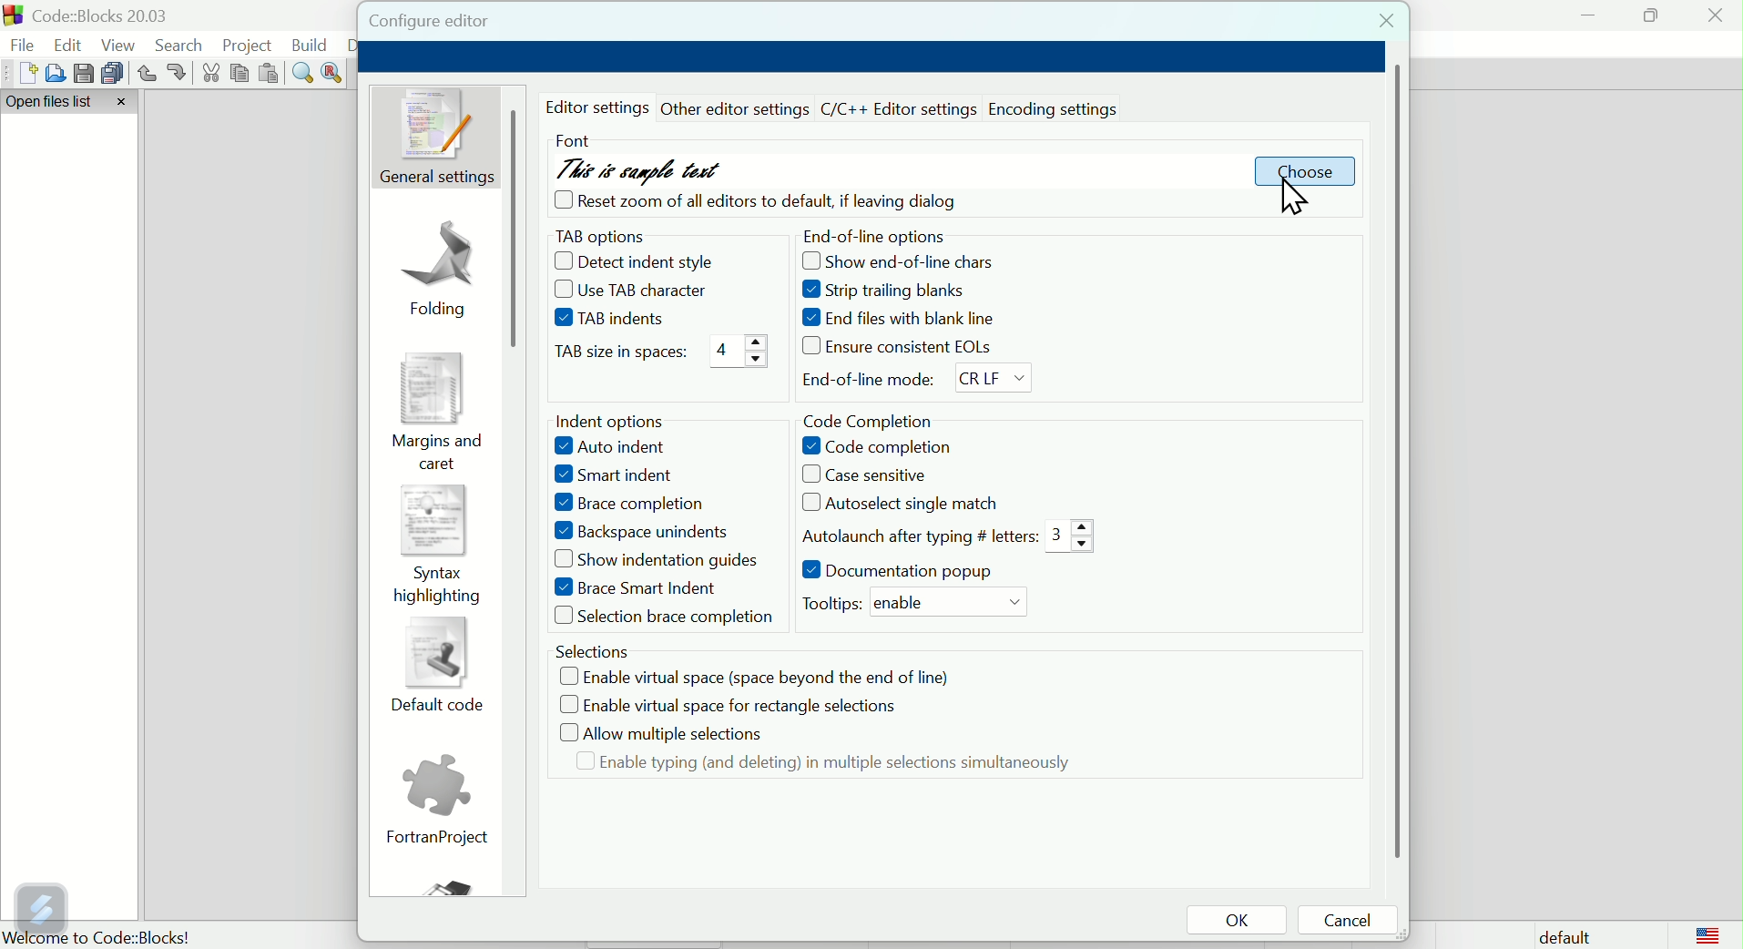  What do you see at coordinates (904, 262) in the screenshot?
I see `show end-of-line chars` at bounding box center [904, 262].